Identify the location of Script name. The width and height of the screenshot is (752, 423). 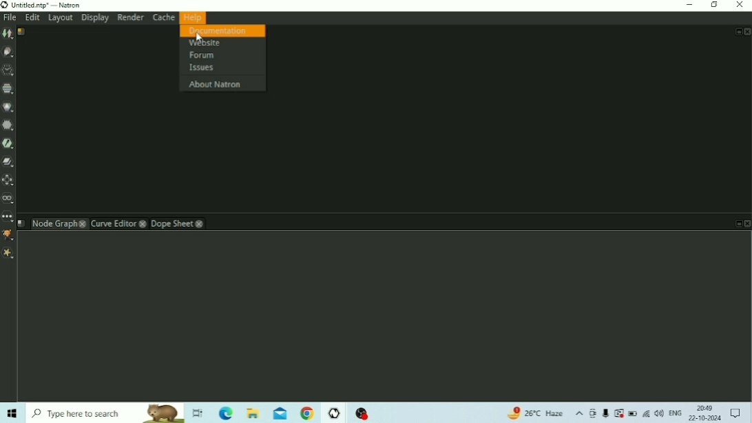
(21, 32).